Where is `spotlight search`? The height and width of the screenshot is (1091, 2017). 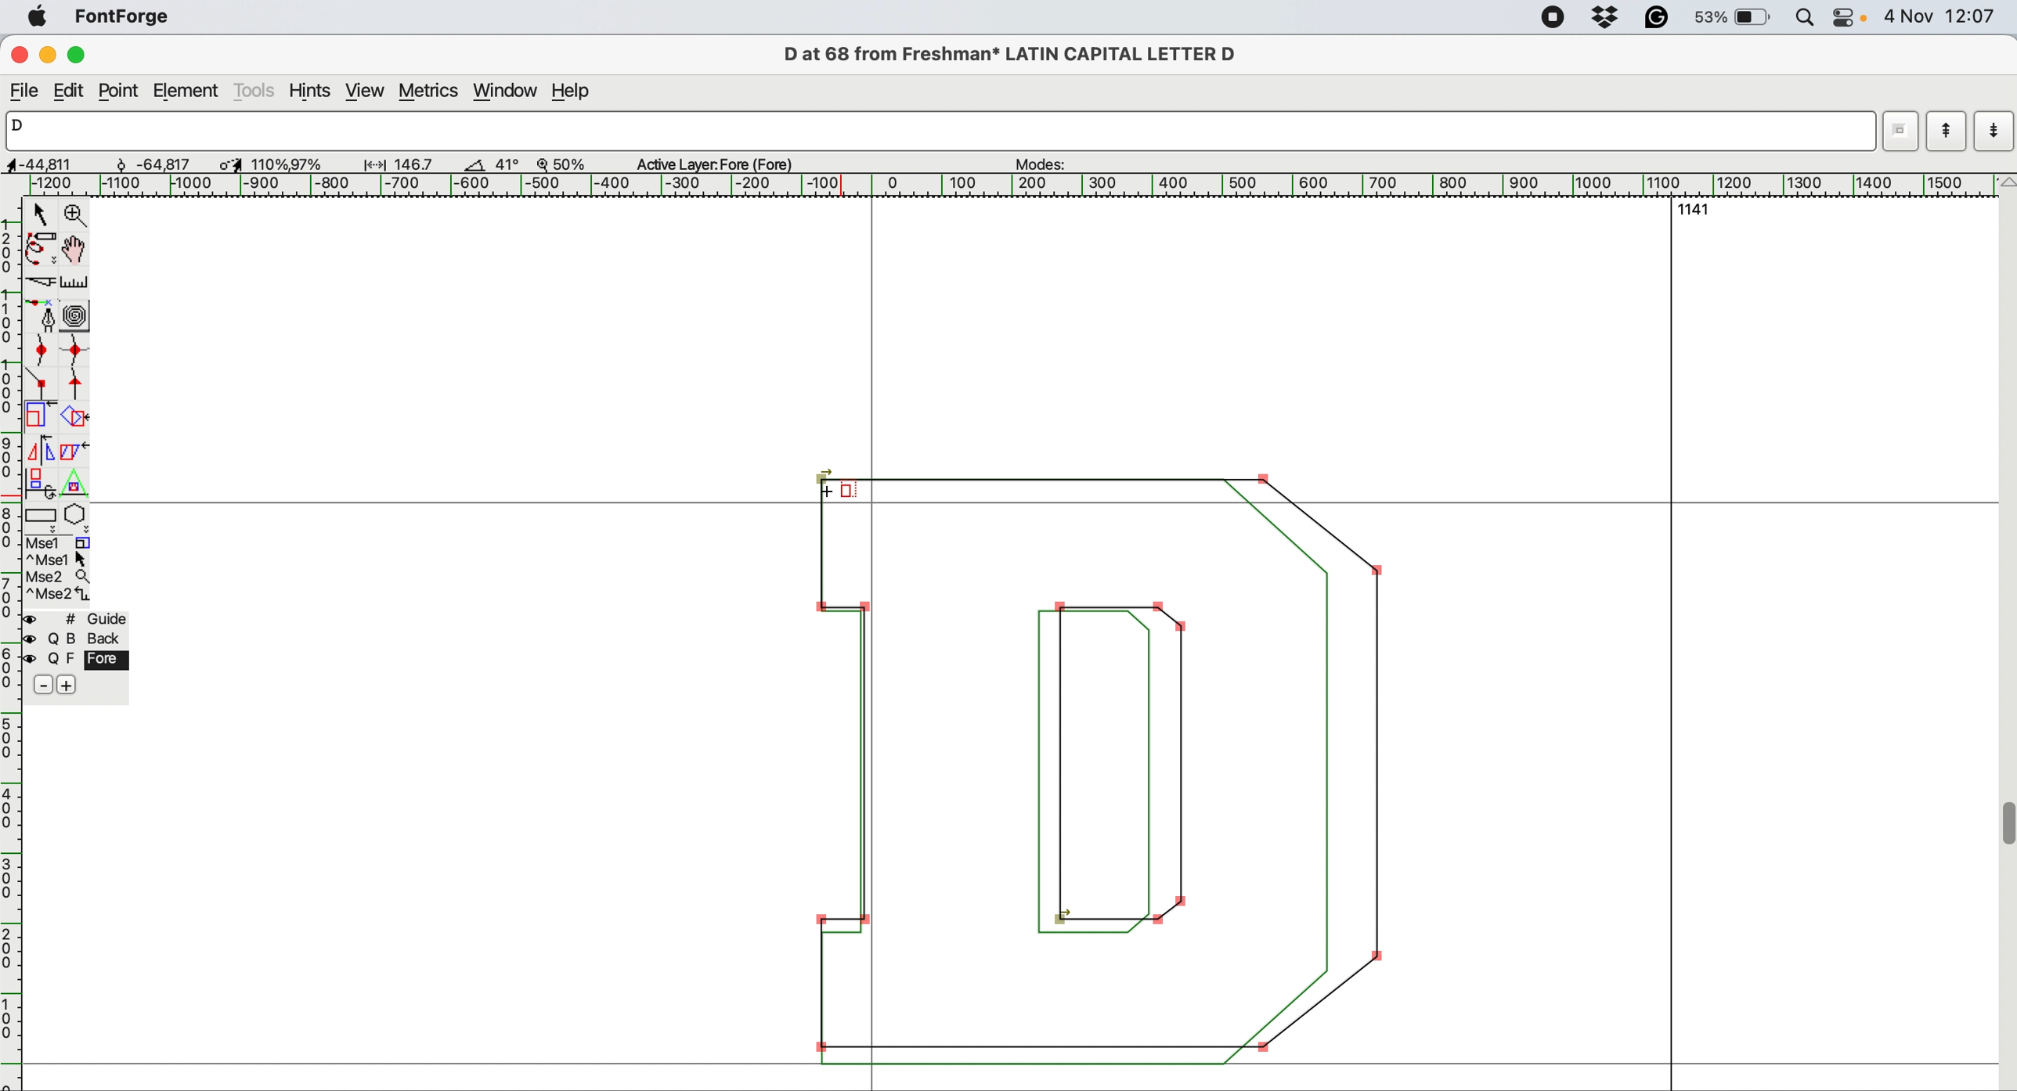
spotlight search is located at coordinates (1804, 17).